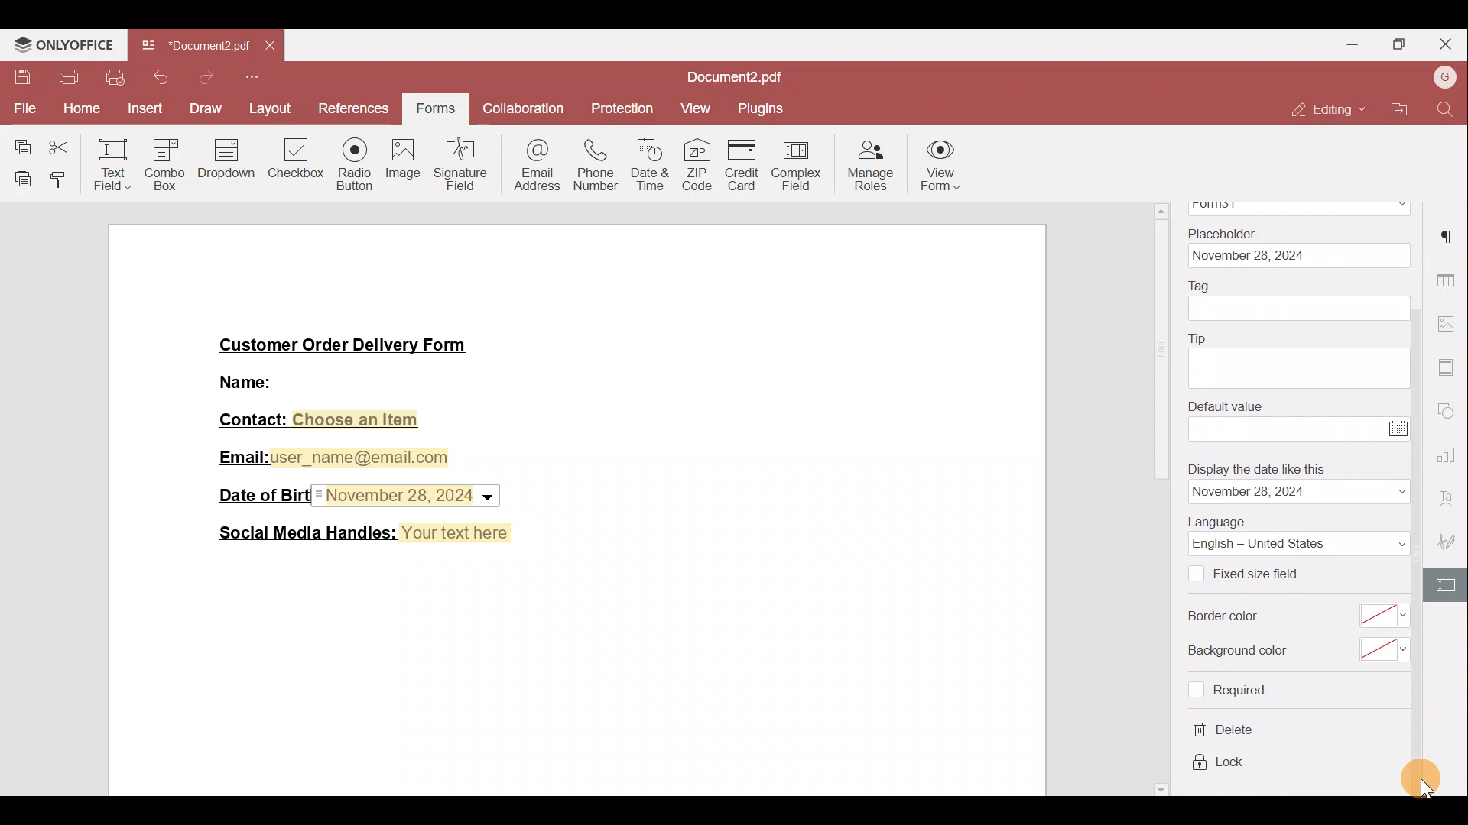 The height and width of the screenshot is (825, 1468). I want to click on Home, so click(77, 110).